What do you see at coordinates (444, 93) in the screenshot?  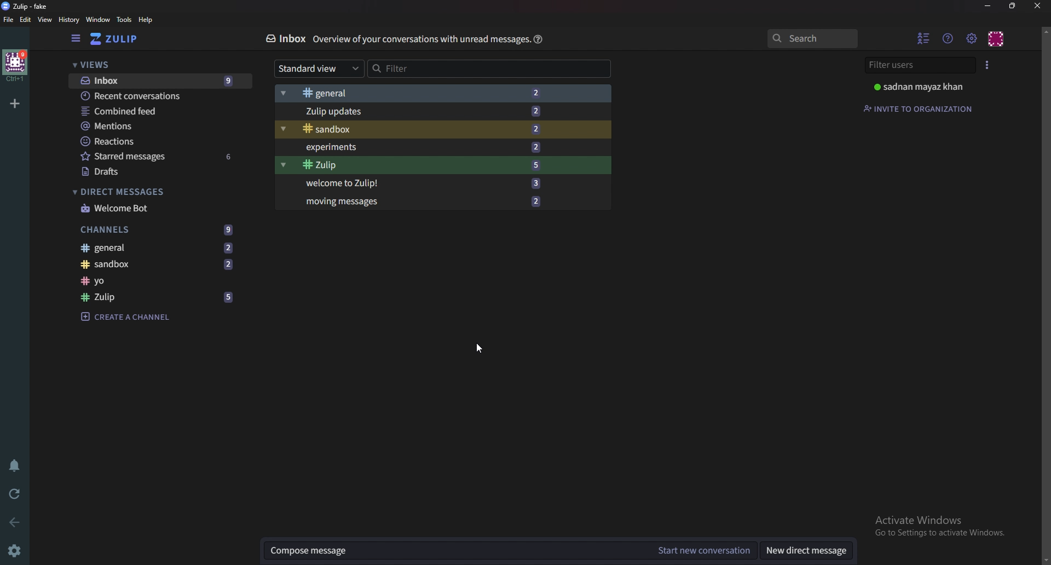 I see `General` at bounding box center [444, 93].